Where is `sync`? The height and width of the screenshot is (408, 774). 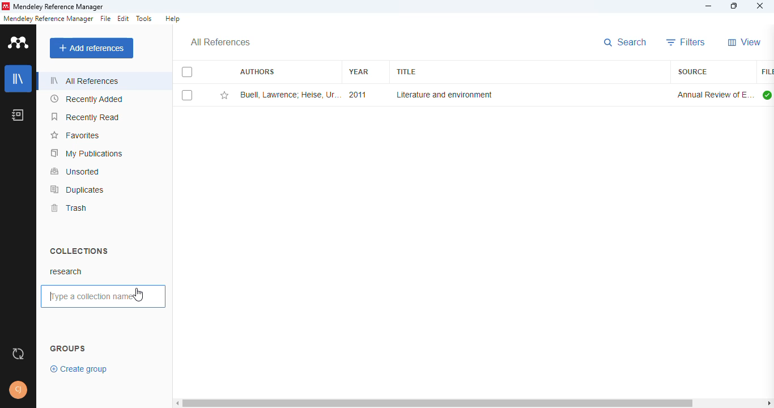
sync is located at coordinates (18, 354).